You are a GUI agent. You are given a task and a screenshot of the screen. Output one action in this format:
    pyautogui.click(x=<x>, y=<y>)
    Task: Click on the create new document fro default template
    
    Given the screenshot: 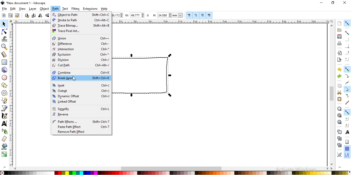 What is the action you would take?
    pyautogui.click(x=339, y=24)
    